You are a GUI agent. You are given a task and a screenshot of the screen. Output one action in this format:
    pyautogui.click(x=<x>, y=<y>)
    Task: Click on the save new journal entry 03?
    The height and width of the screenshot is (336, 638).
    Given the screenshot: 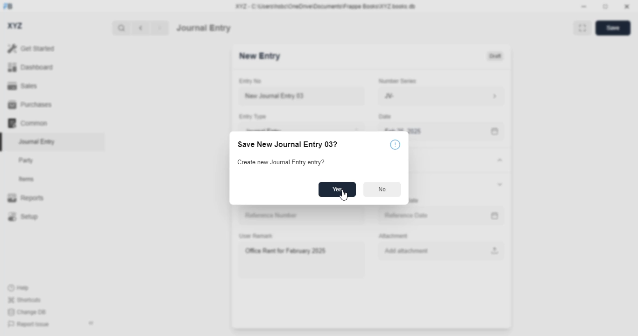 What is the action you would take?
    pyautogui.click(x=288, y=144)
    